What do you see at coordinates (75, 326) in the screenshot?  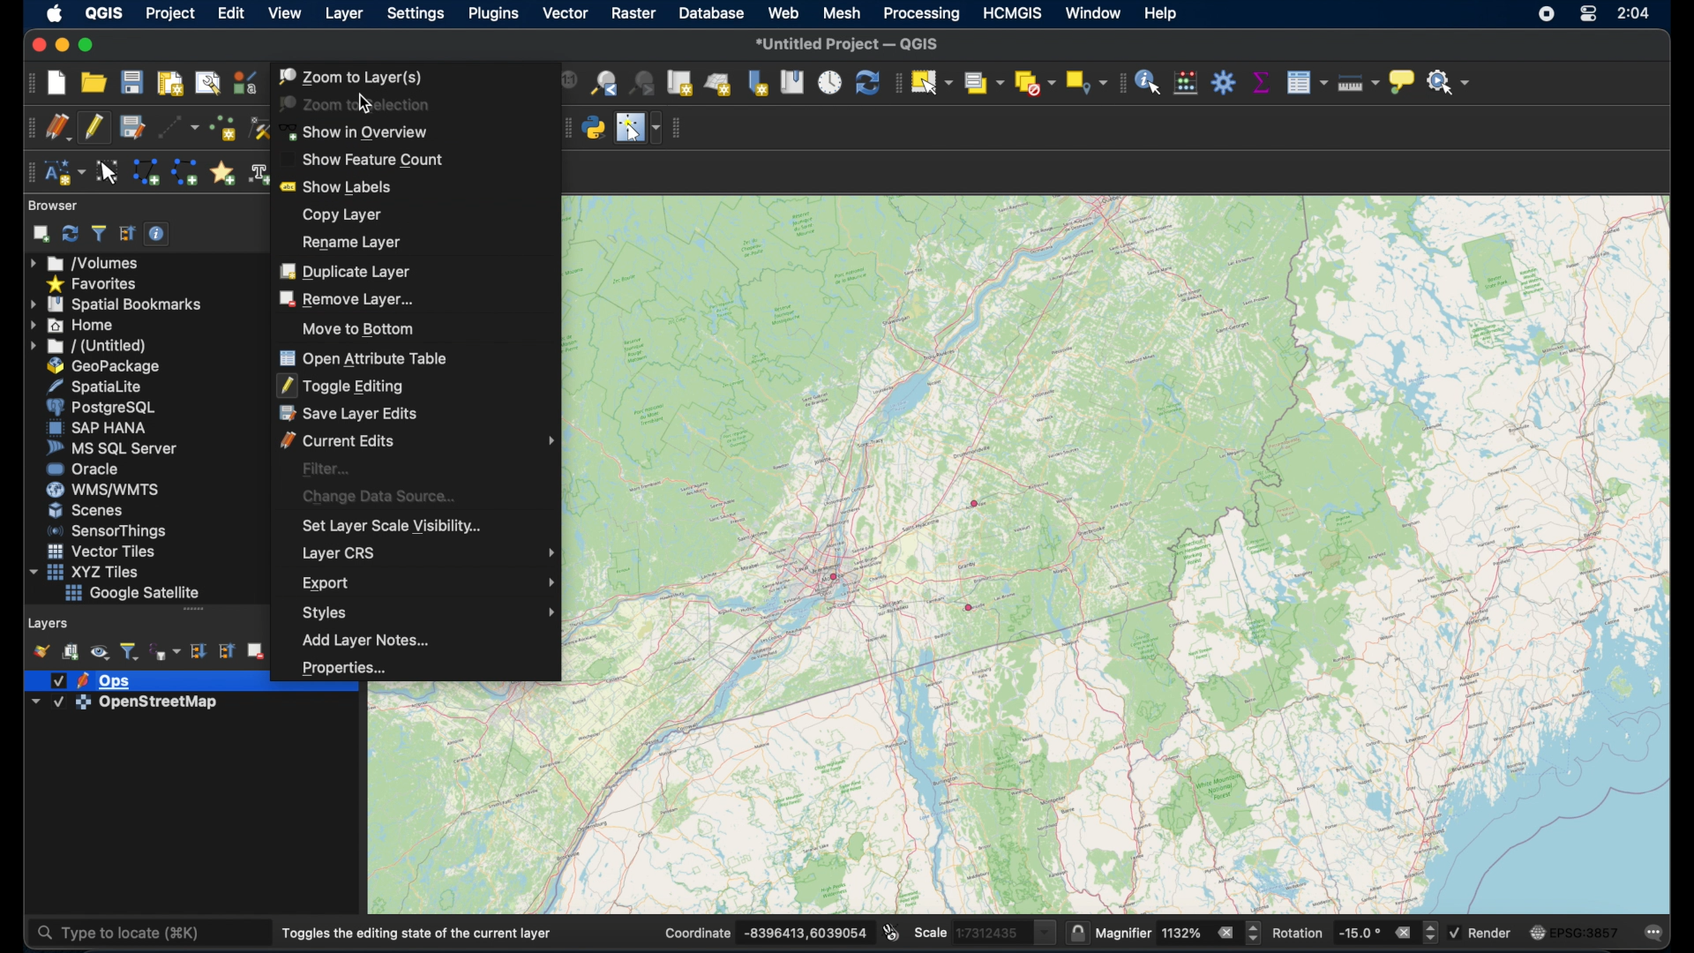 I see `home` at bounding box center [75, 326].